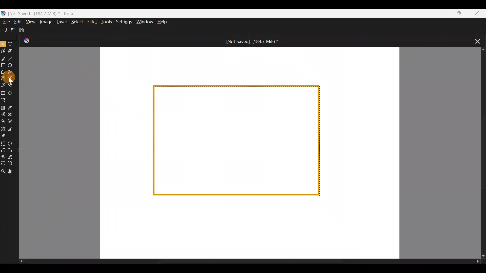 This screenshot has height=273, width=486. Describe the element at coordinates (3, 72) in the screenshot. I see `Polygon tool` at that location.